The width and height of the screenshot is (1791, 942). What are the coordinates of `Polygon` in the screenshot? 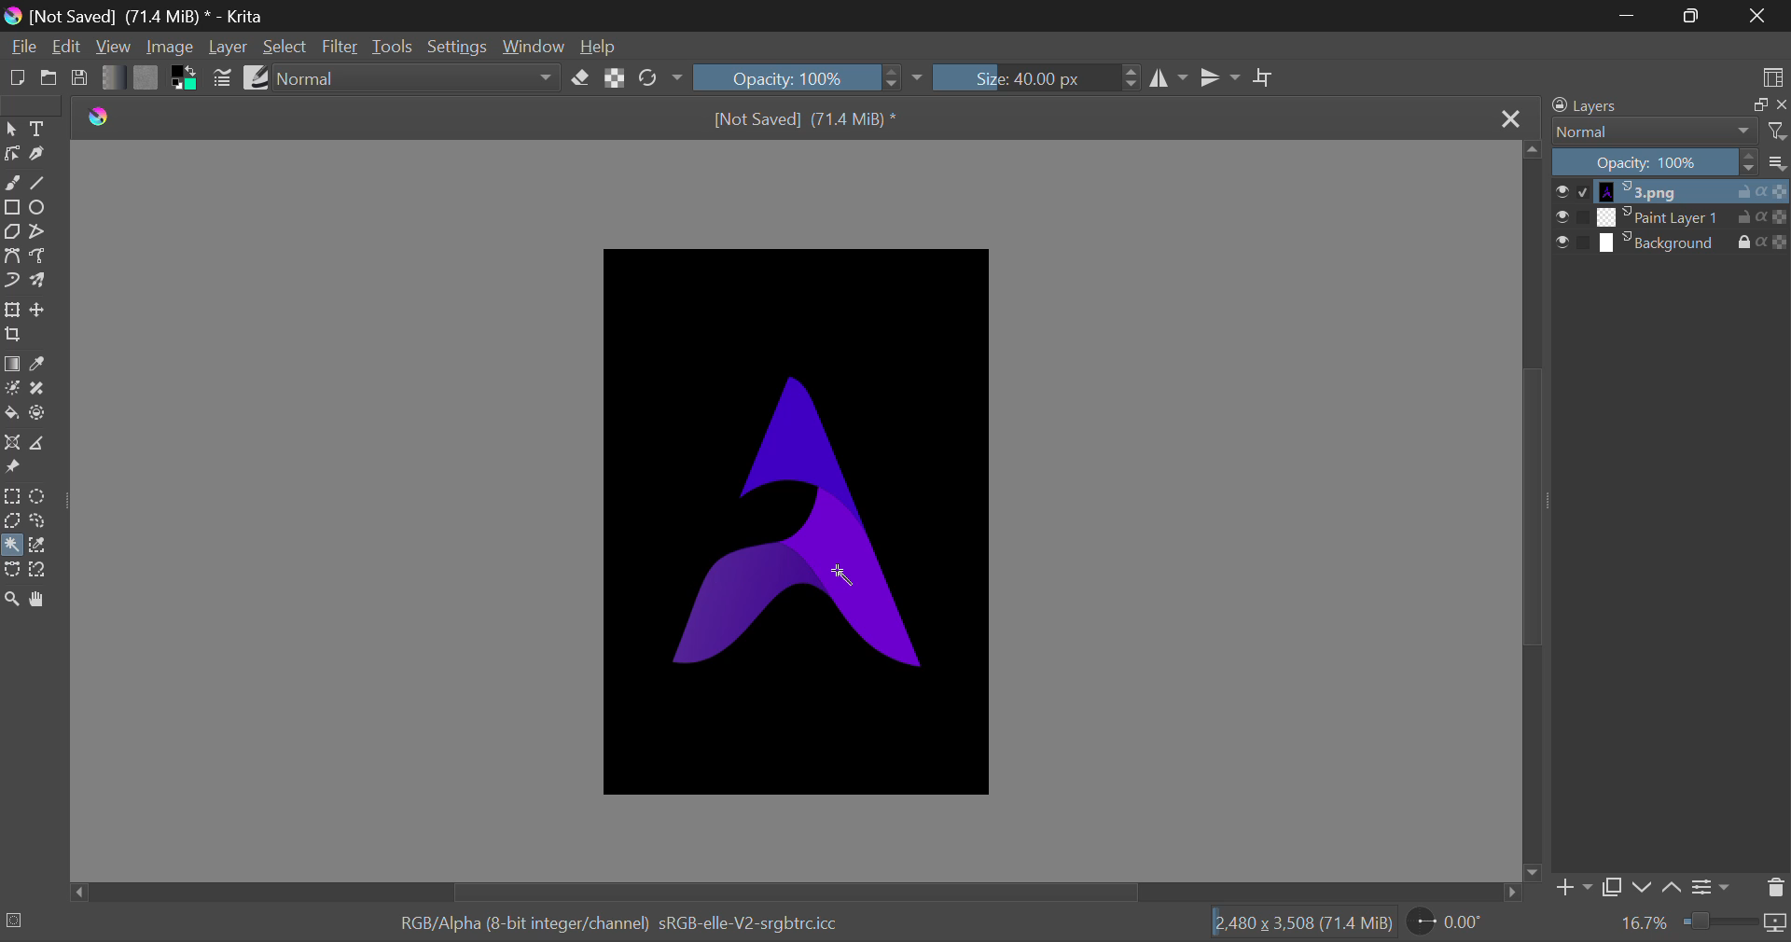 It's located at (13, 235).